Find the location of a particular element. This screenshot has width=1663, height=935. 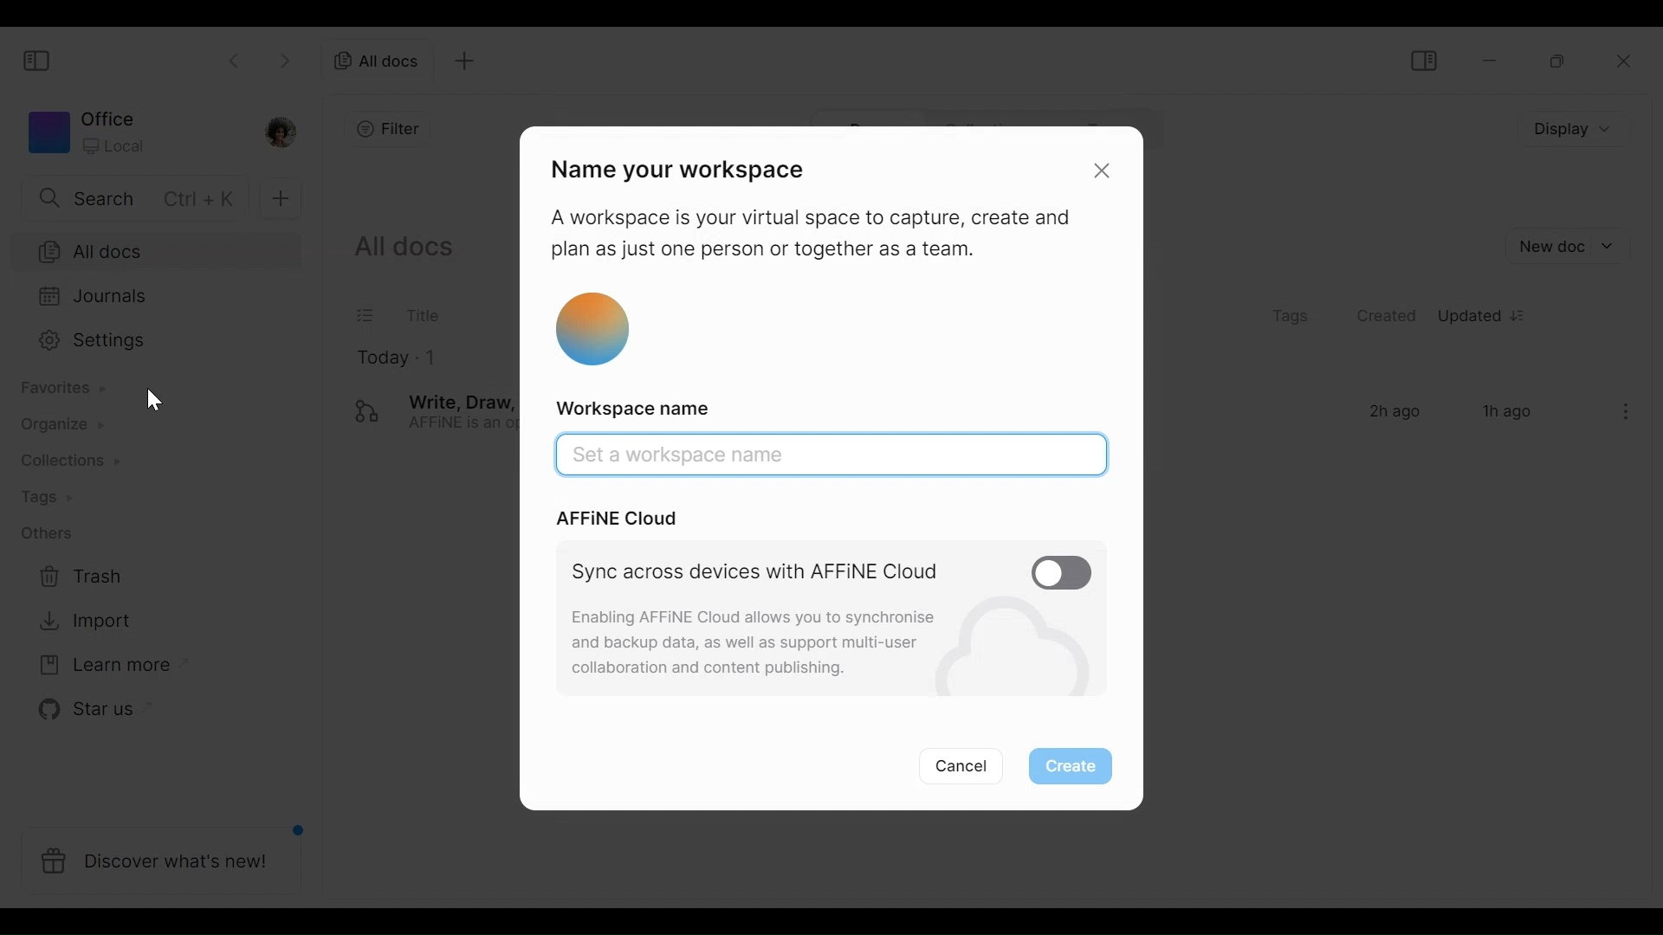

Journals is located at coordinates (146, 295).